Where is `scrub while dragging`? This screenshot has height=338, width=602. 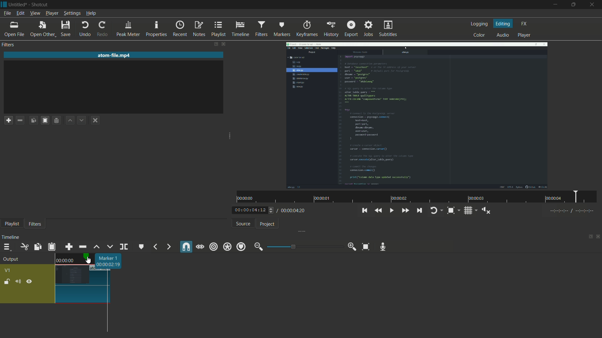 scrub while dragging is located at coordinates (200, 247).